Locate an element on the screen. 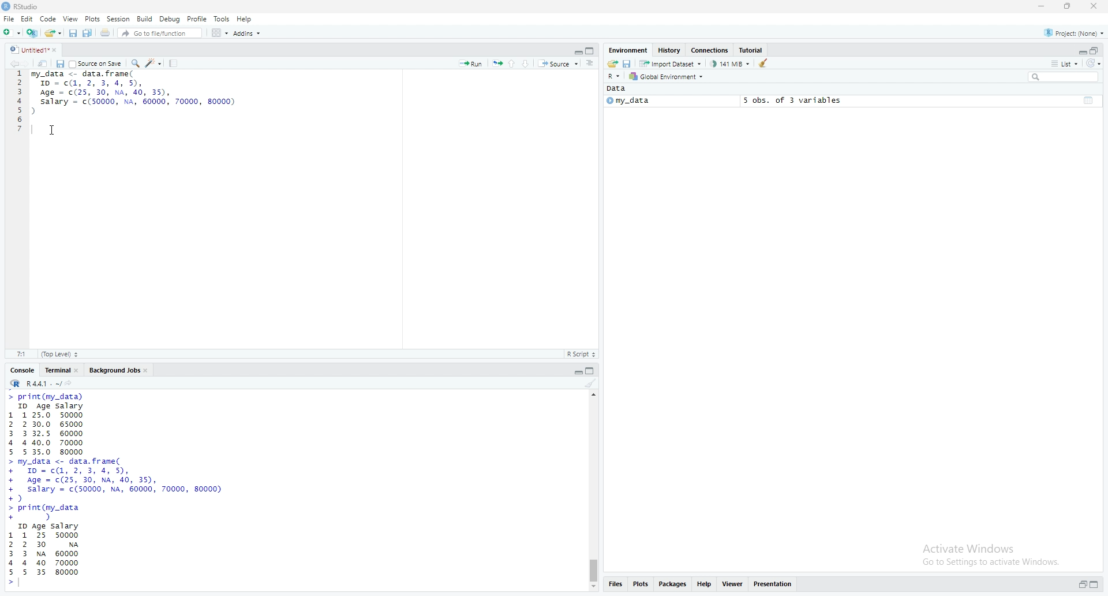 Image resolution: width=1108 pixels, height=596 pixels. collapse is located at coordinates (1097, 585).